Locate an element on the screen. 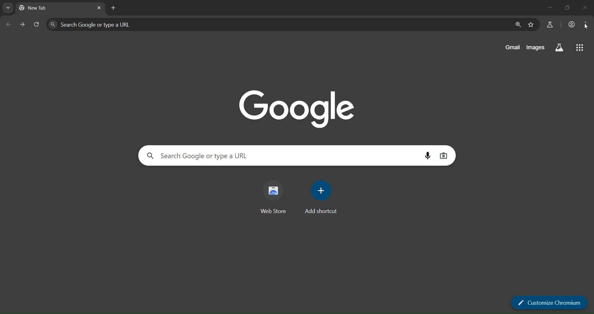 This screenshot has height=314, width=594. search labs is located at coordinates (559, 47).